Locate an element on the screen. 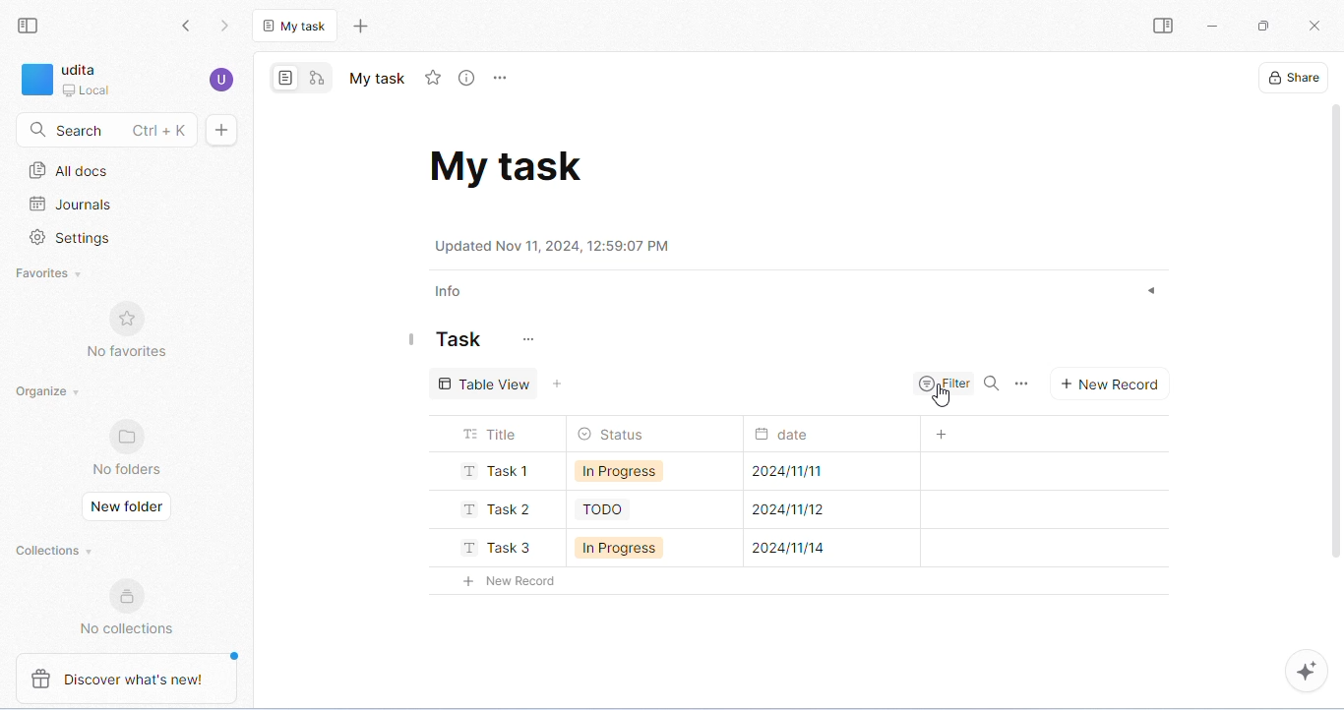  submission date for task3 is located at coordinates (791, 549).